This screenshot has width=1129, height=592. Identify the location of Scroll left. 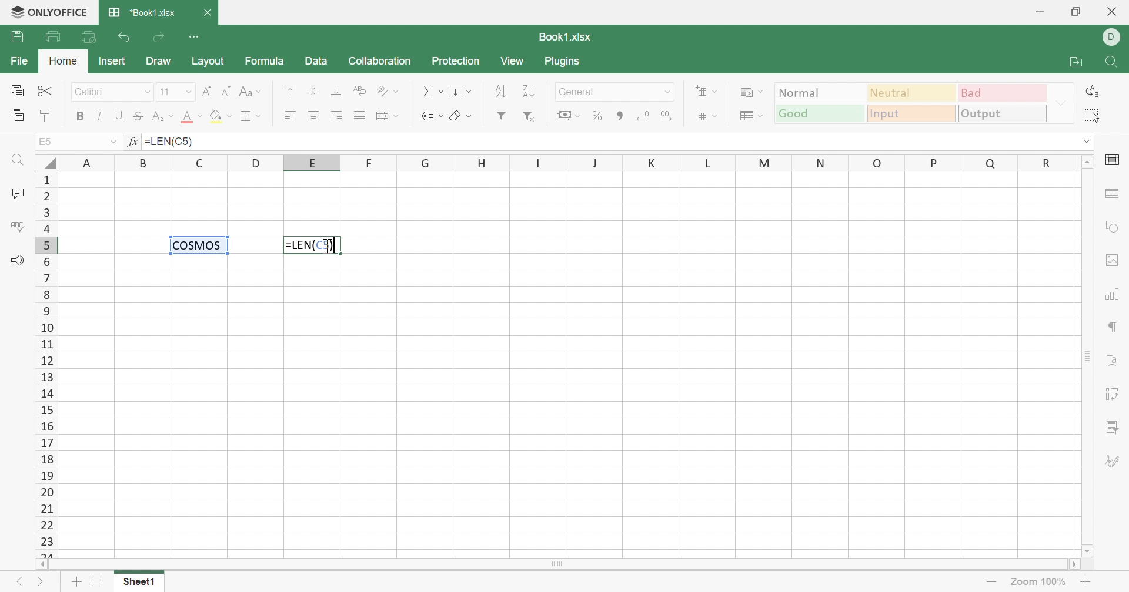
(43, 564).